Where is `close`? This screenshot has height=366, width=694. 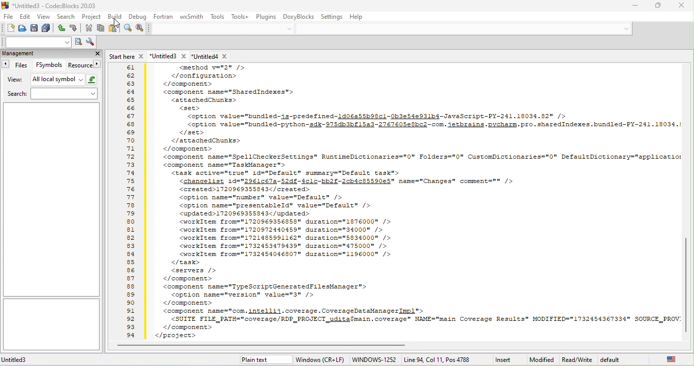 close is located at coordinates (682, 7).